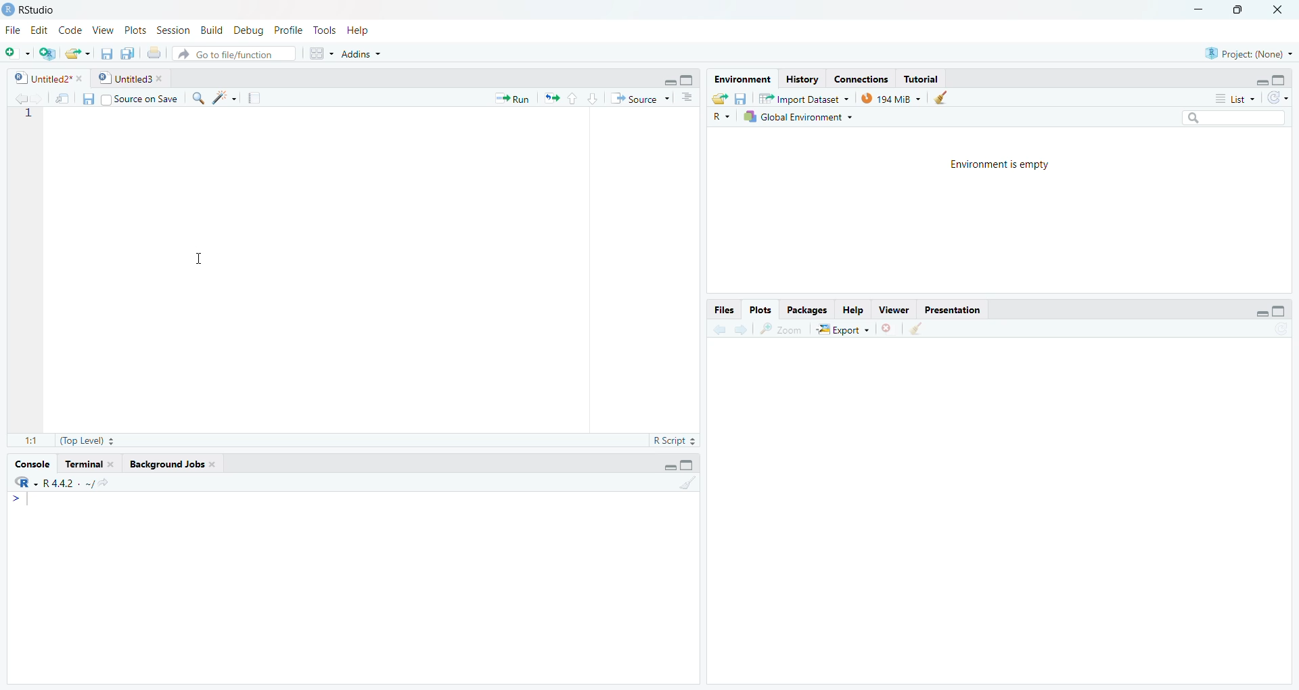  What do you see at coordinates (237, 53) in the screenshot?
I see `” Go to file/function` at bounding box center [237, 53].